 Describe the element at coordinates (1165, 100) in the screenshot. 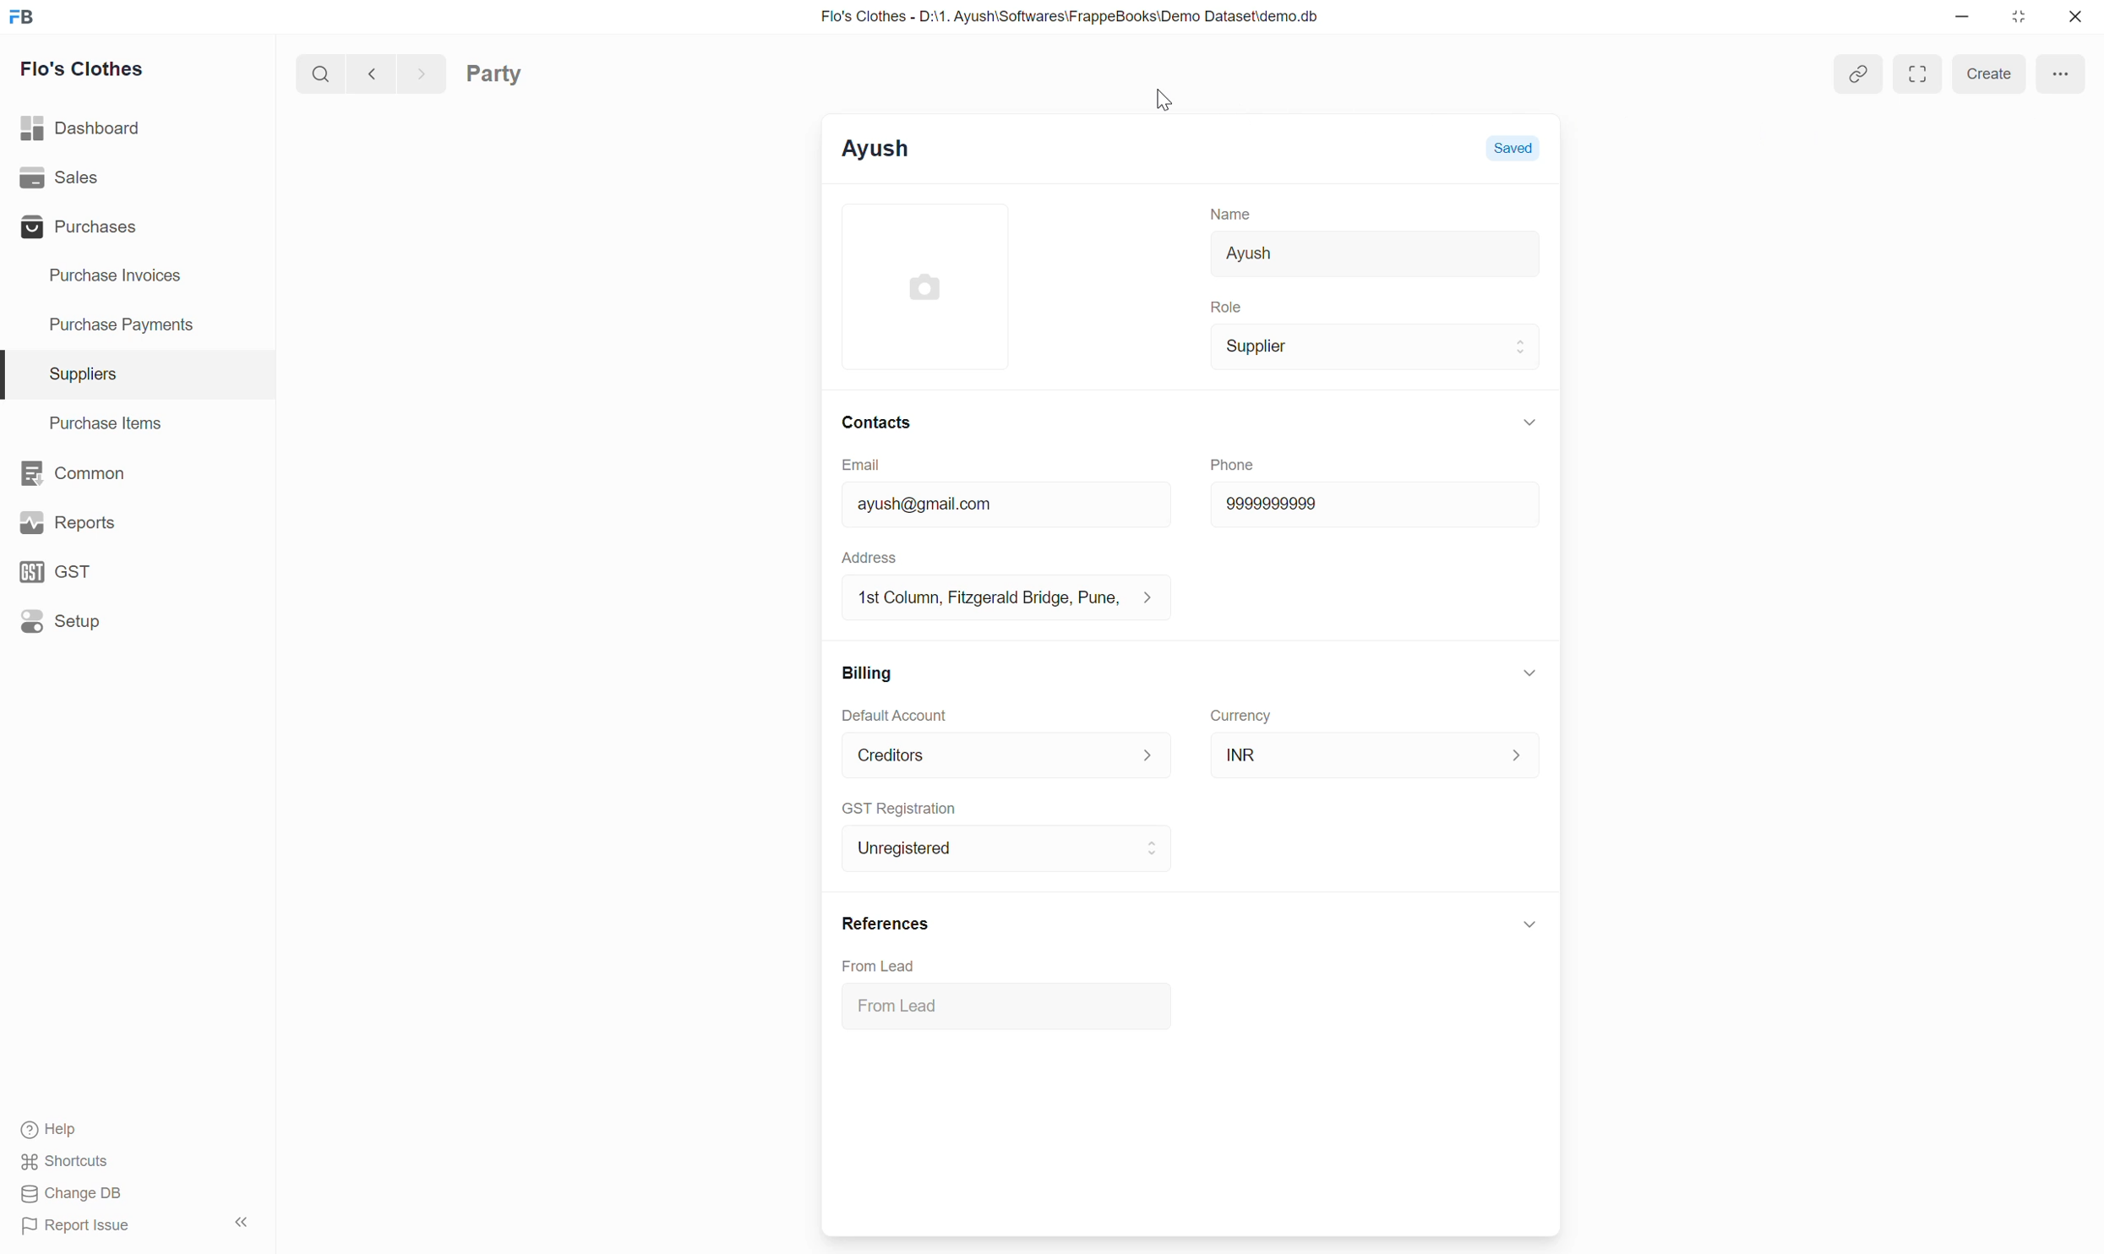

I see `Cursor` at that location.